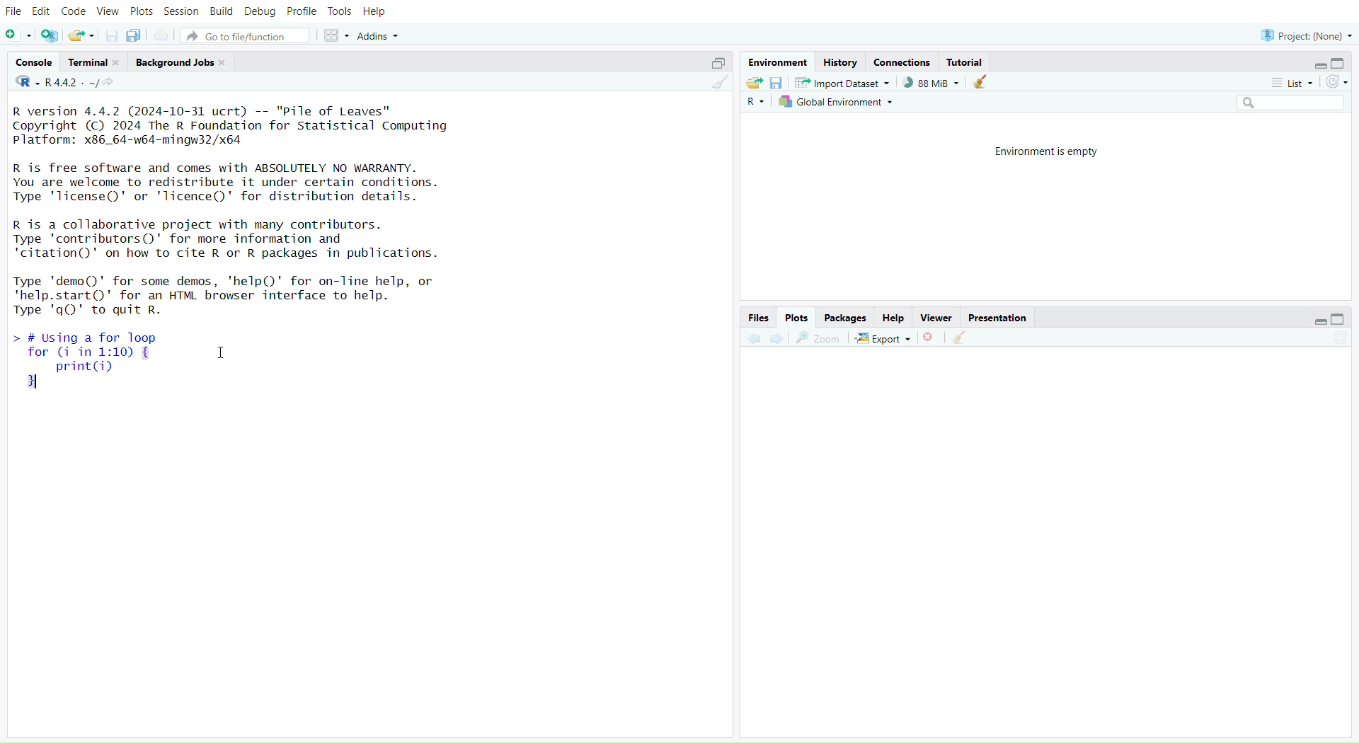 The height and width of the screenshot is (743, 1359). What do you see at coordinates (904, 61) in the screenshot?
I see `connections` at bounding box center [904, 61].